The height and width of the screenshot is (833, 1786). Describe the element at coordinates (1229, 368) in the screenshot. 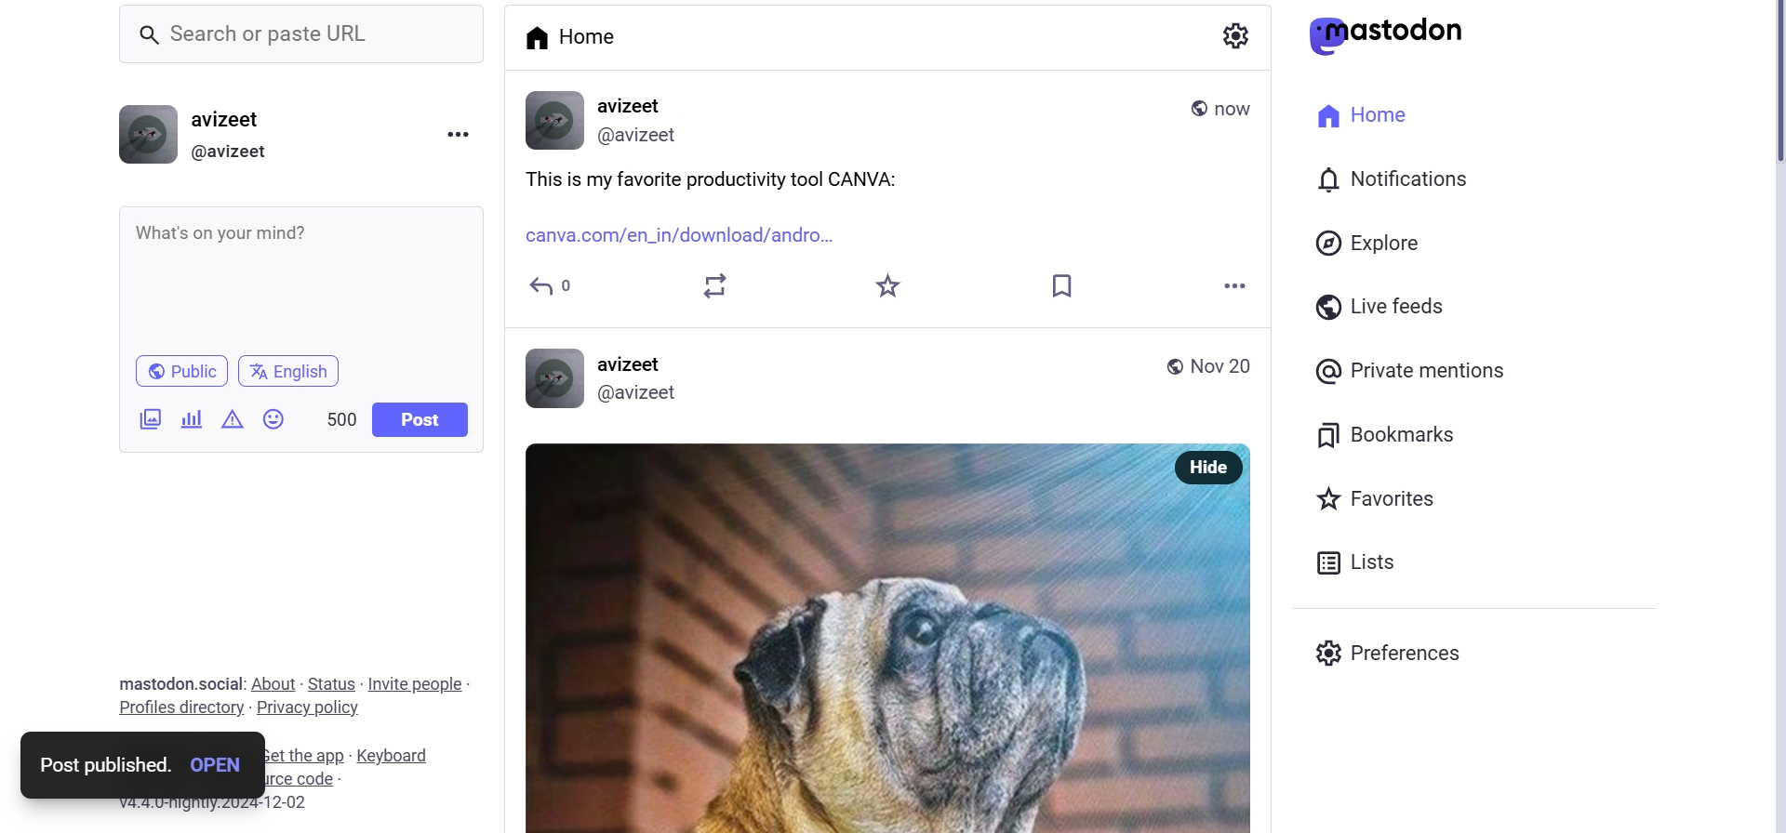

I see `Nov 20` at that location.